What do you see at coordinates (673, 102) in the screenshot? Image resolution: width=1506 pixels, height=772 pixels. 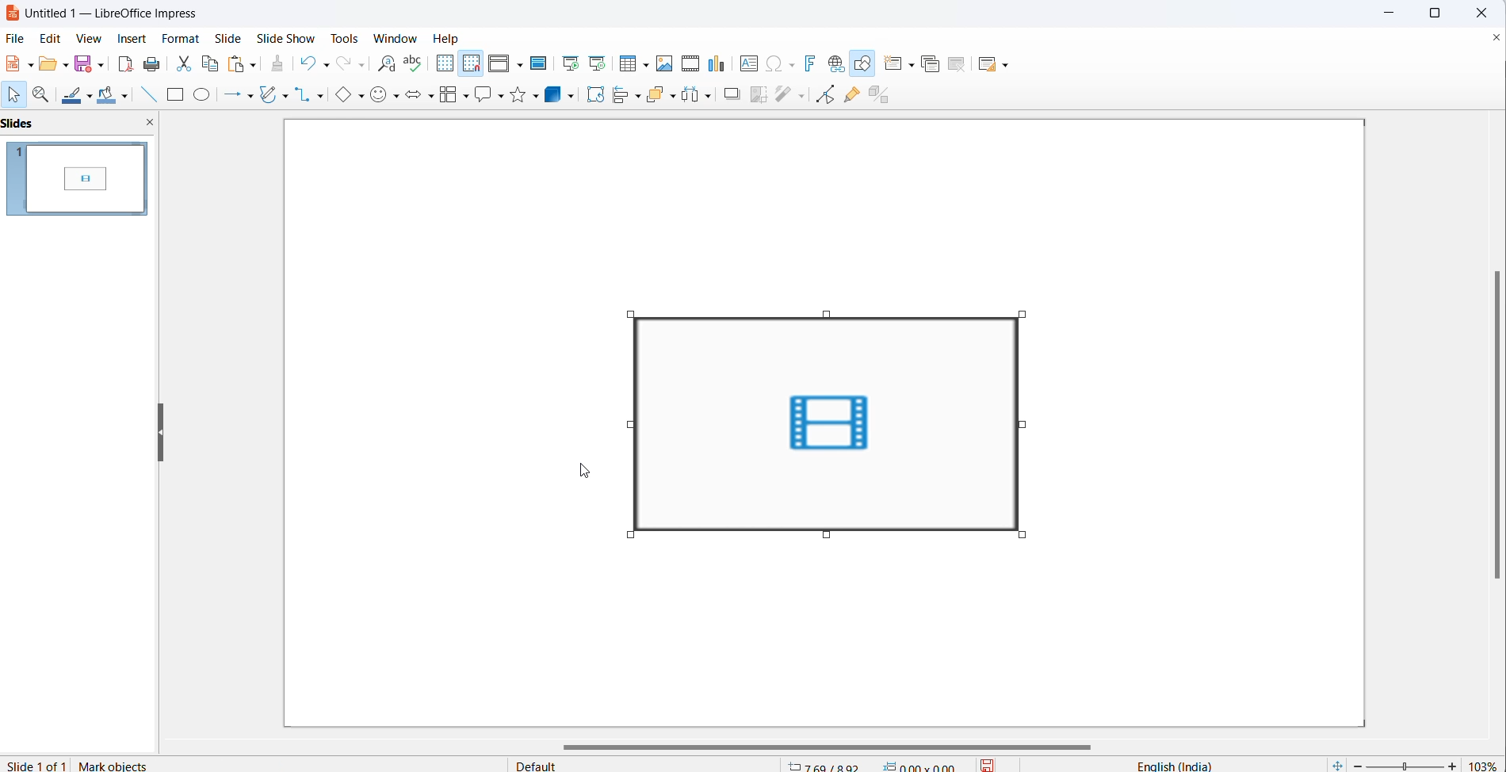 I see `arrange options` at bounding box center [673, 102].